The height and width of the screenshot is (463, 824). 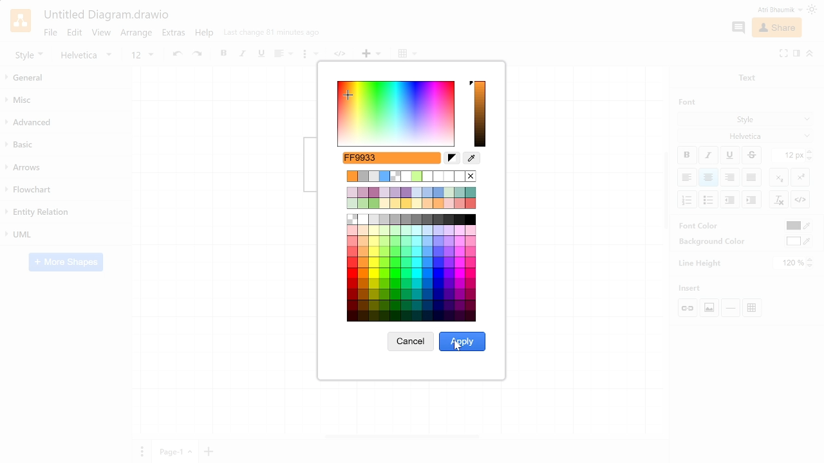 I want to click on Allign left, so click(x=686, y=177).